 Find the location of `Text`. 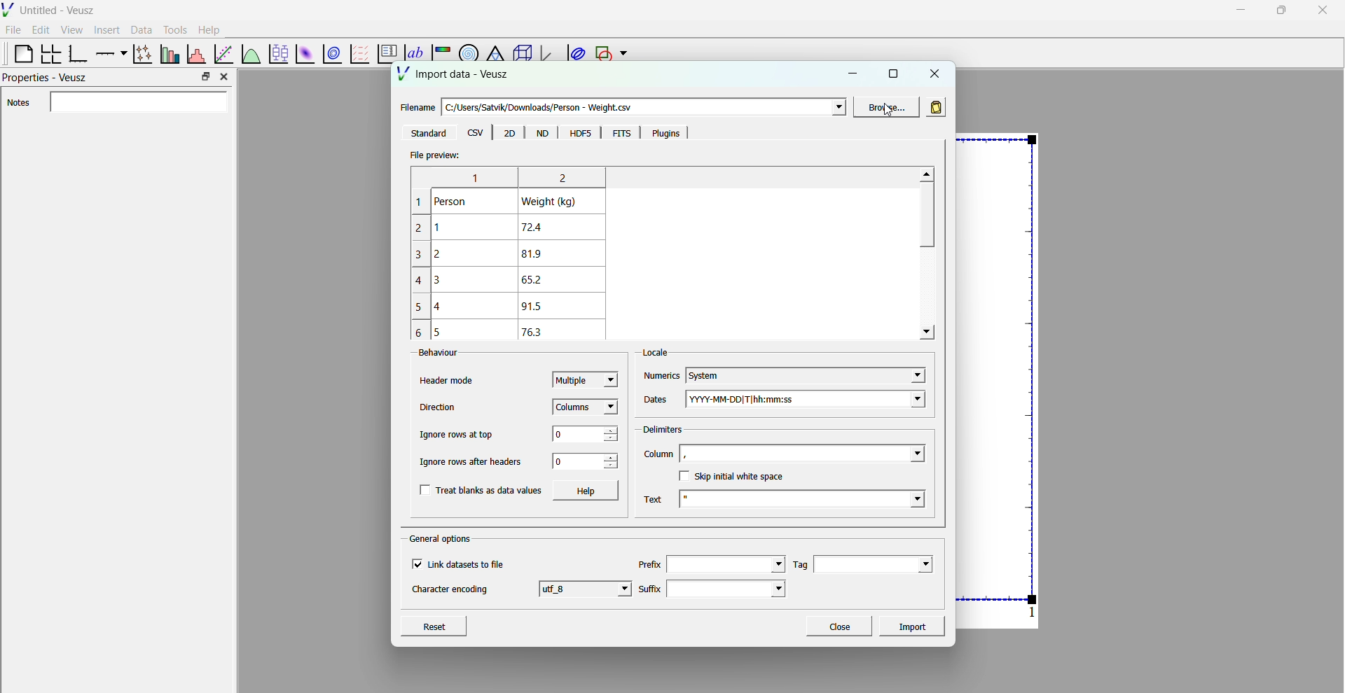

Text is located at coordinates (656, 496).